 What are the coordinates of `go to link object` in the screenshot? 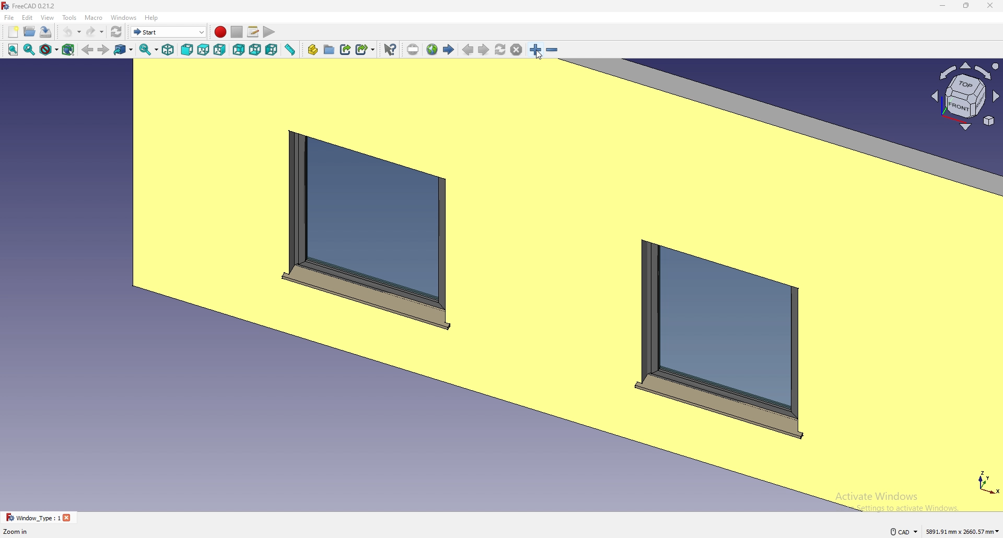 It's located at (123, 49).